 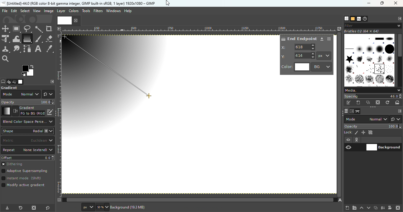 What do you see at coordinates (339, 29) in the screenshot?
I see `Zoom image when window size changes` at bounding box center [339, 29].